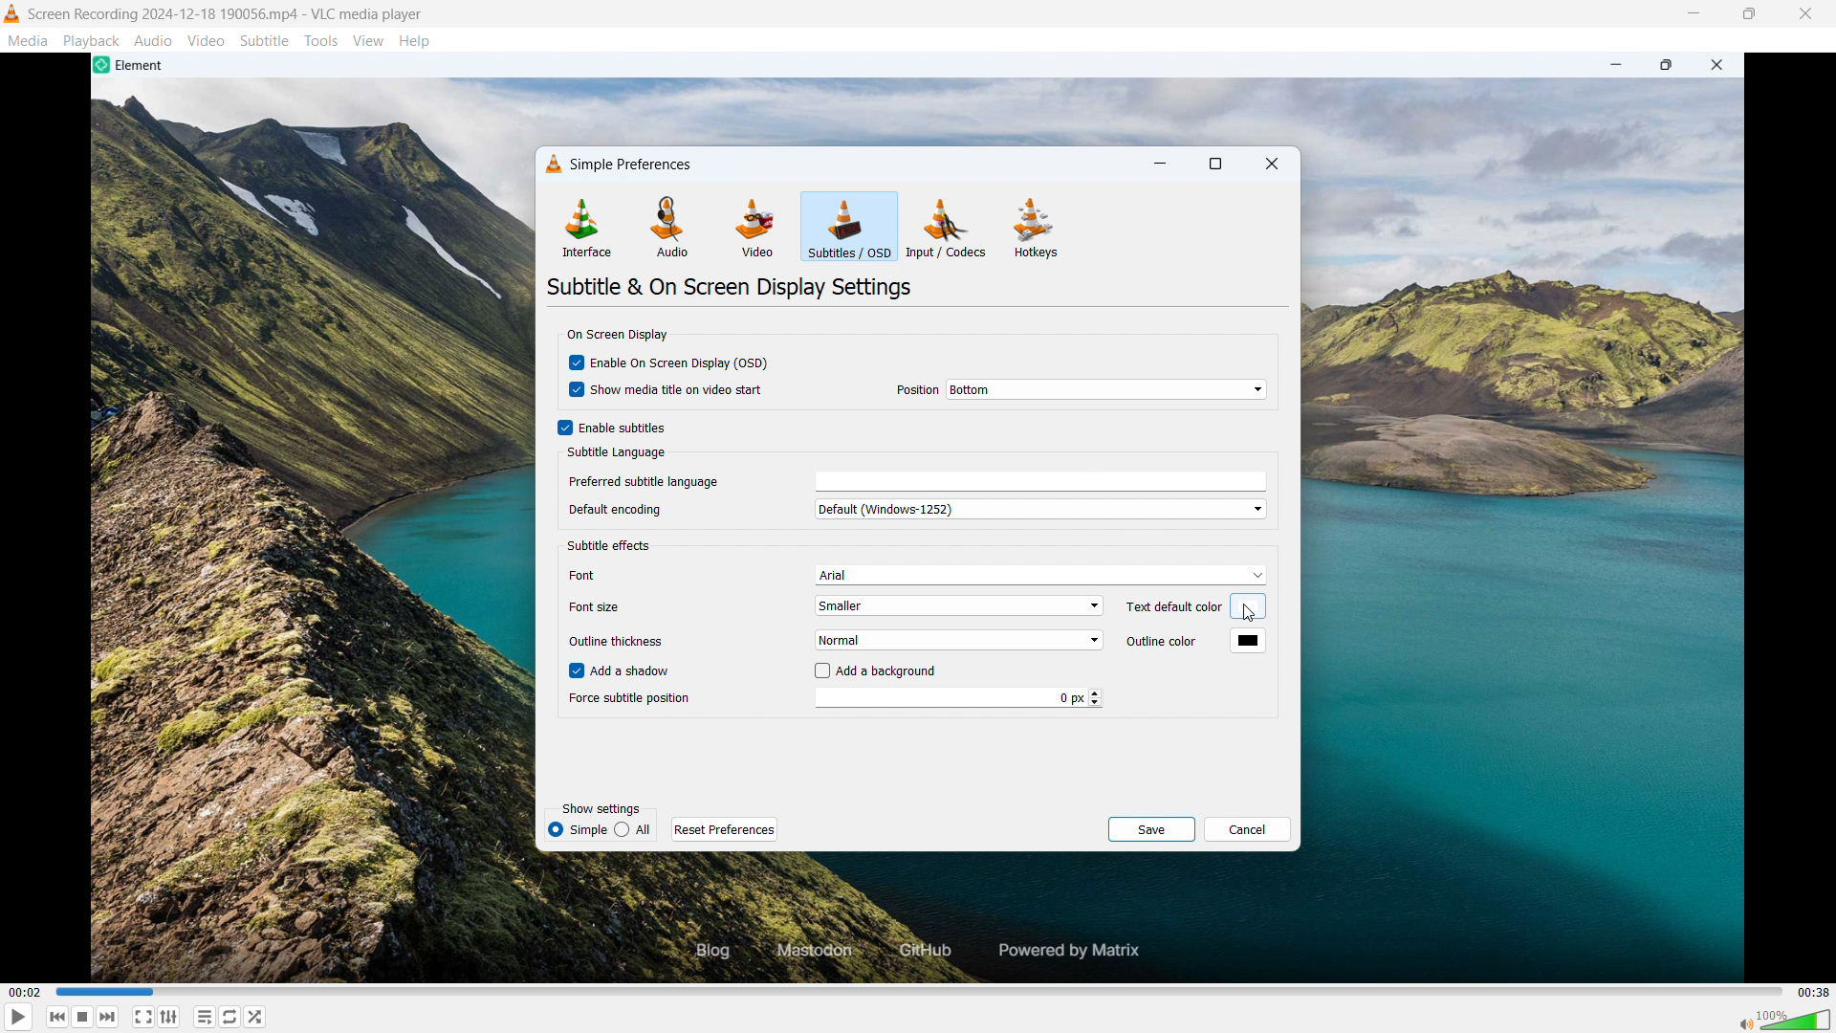 The image size is (1836, 1033). What do you see at coordinates (586, 227) in the screenshot?
I see `Interface ` at bounding box center [586, 227].